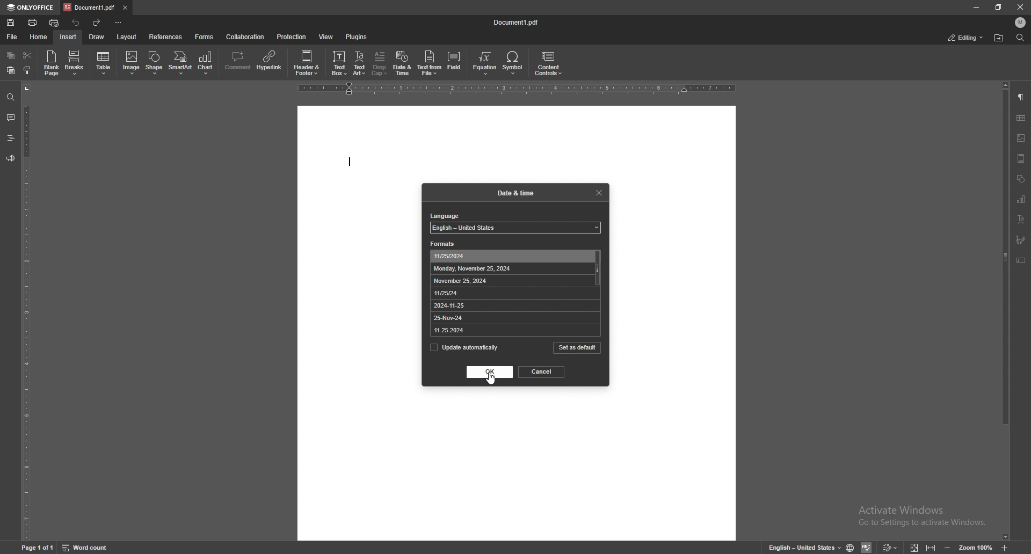 The height and width of the screenshot is (554, 1031). Describe the element at coordinates (446, 217) in the screenshot. I see `language` at that location.